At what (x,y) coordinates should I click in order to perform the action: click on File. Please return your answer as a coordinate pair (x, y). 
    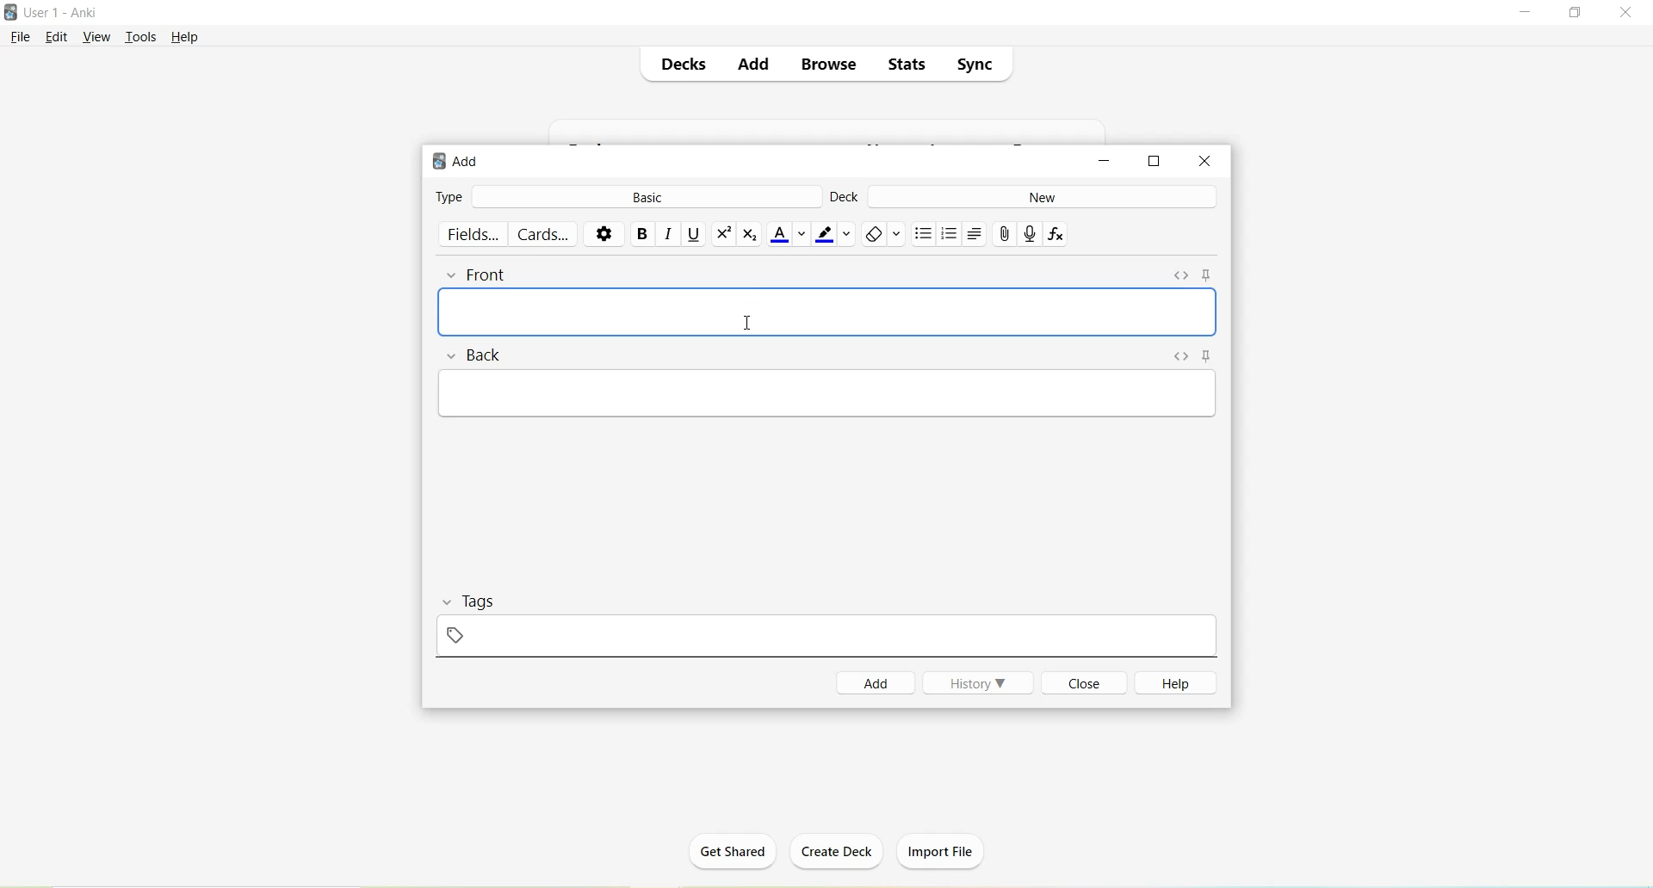
    Looking at the image, I should click on (21, 38).